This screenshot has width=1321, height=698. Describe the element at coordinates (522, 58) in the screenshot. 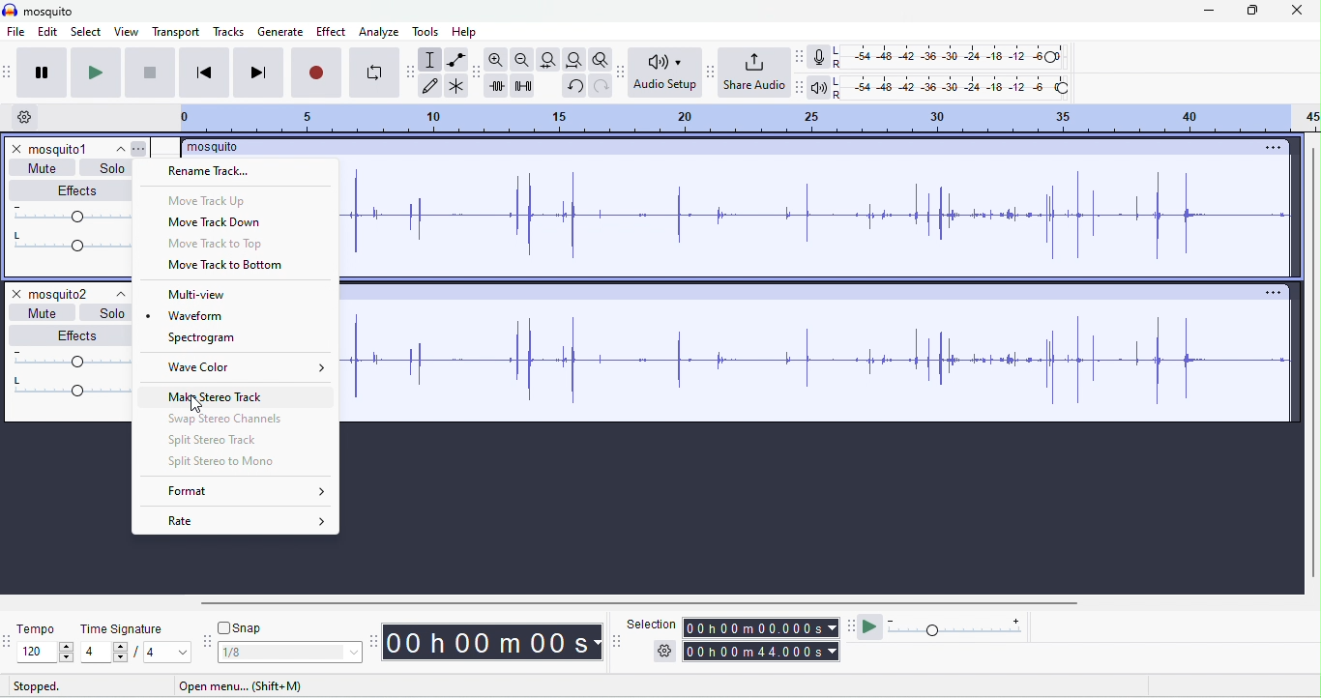

I see `zoom out` at that location.